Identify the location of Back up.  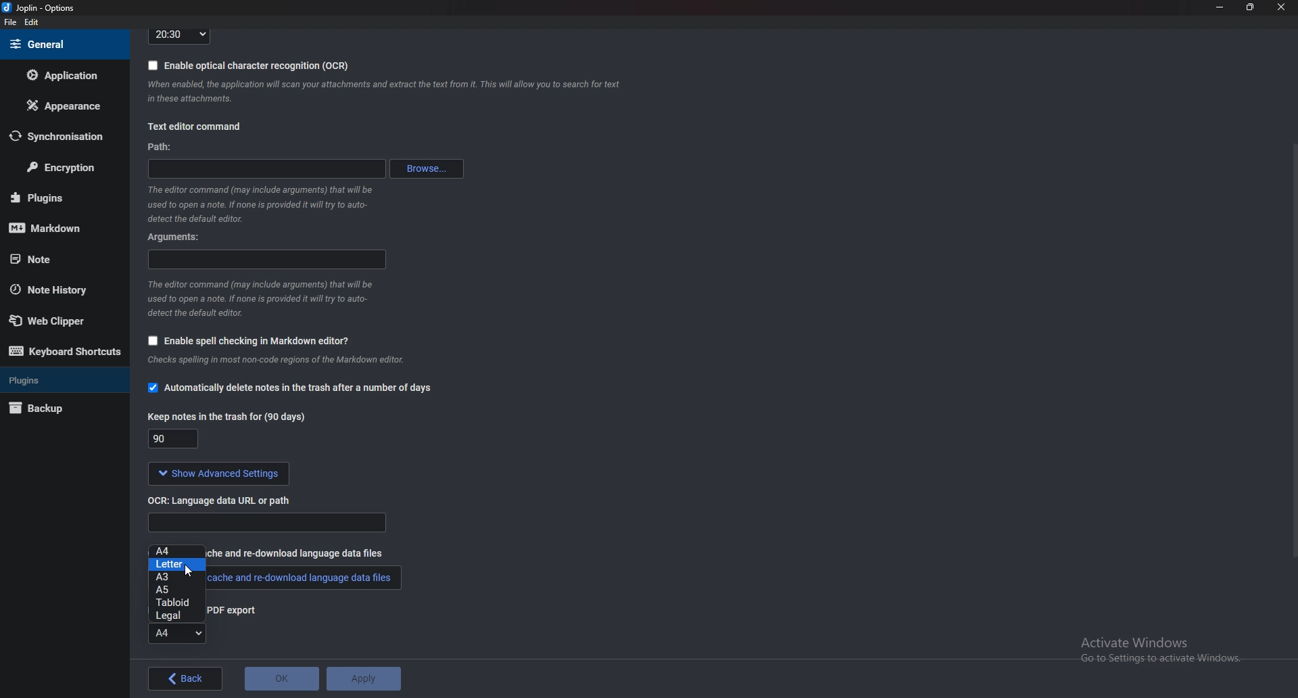
(57, 410).